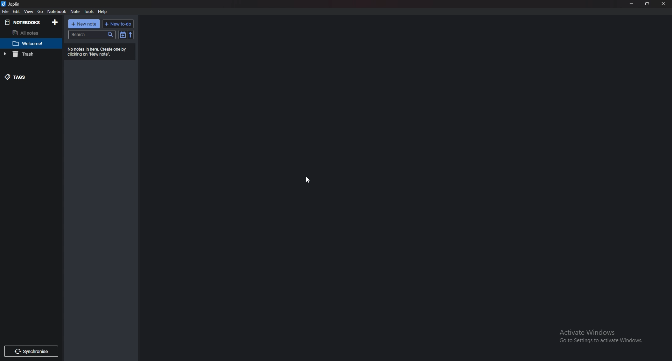 The width and height of the screenshot is (672, 361). I want to click on Toggle sort, so click(123, 35).